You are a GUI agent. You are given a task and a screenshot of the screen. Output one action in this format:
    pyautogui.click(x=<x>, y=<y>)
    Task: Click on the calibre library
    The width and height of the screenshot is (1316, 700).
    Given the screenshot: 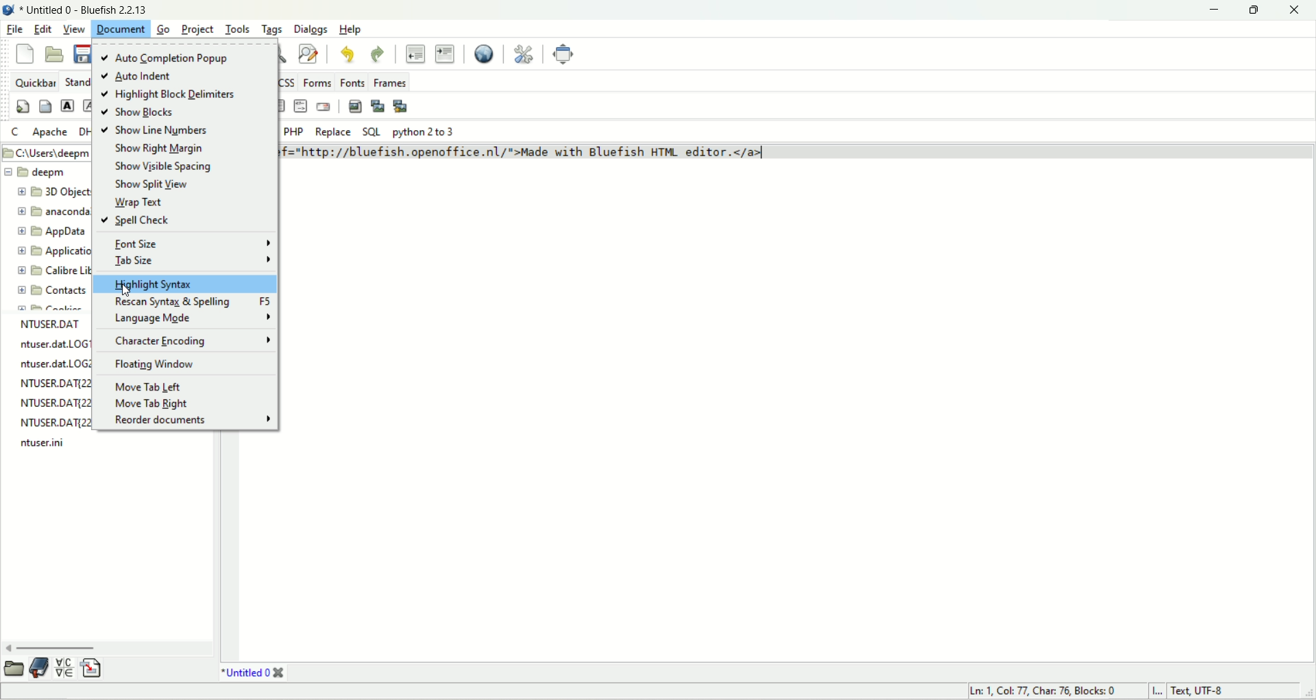 What is the action you would take?
    pyautogui.click(x=53, y=268)
    